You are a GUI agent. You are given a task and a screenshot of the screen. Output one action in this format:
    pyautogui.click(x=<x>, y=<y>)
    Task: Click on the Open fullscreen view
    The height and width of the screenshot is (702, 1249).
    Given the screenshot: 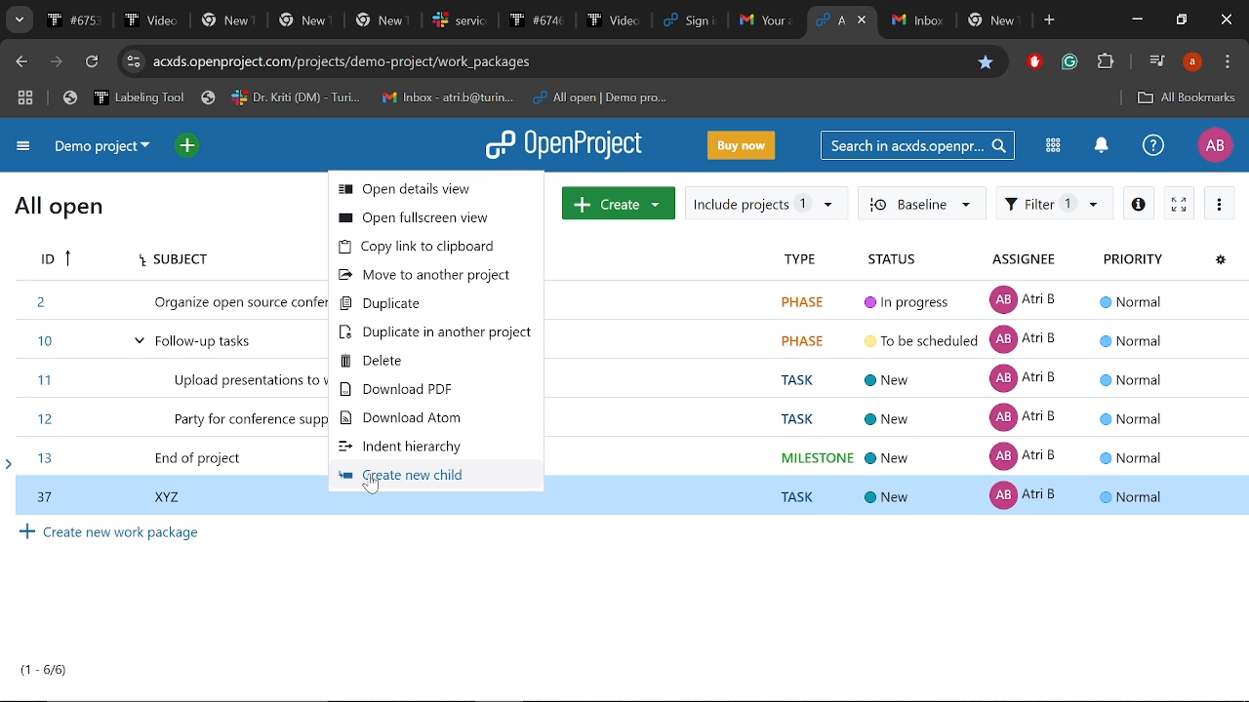 What is the action you would take?
    pyautogui.click(x=435, y=218)
    